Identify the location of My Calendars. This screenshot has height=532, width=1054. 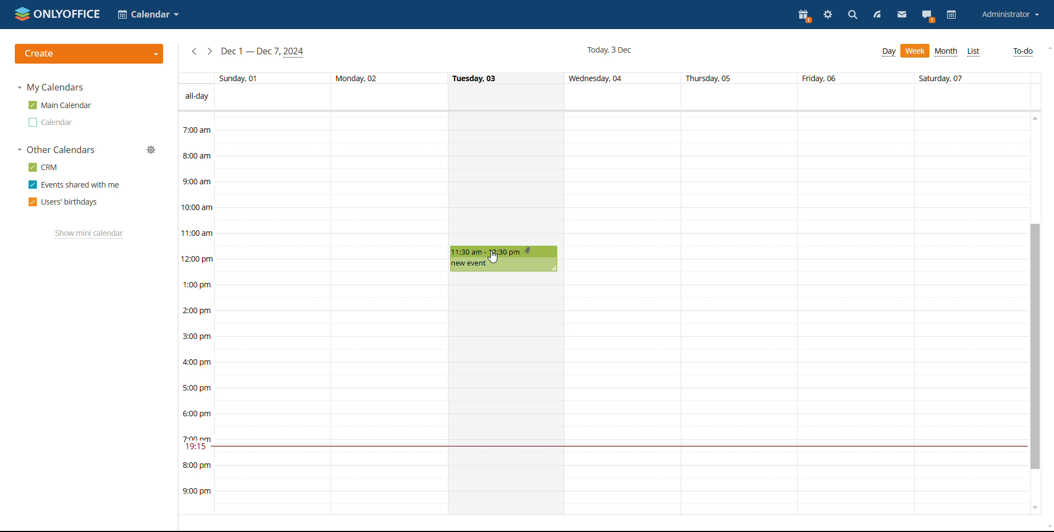
(52, 88).